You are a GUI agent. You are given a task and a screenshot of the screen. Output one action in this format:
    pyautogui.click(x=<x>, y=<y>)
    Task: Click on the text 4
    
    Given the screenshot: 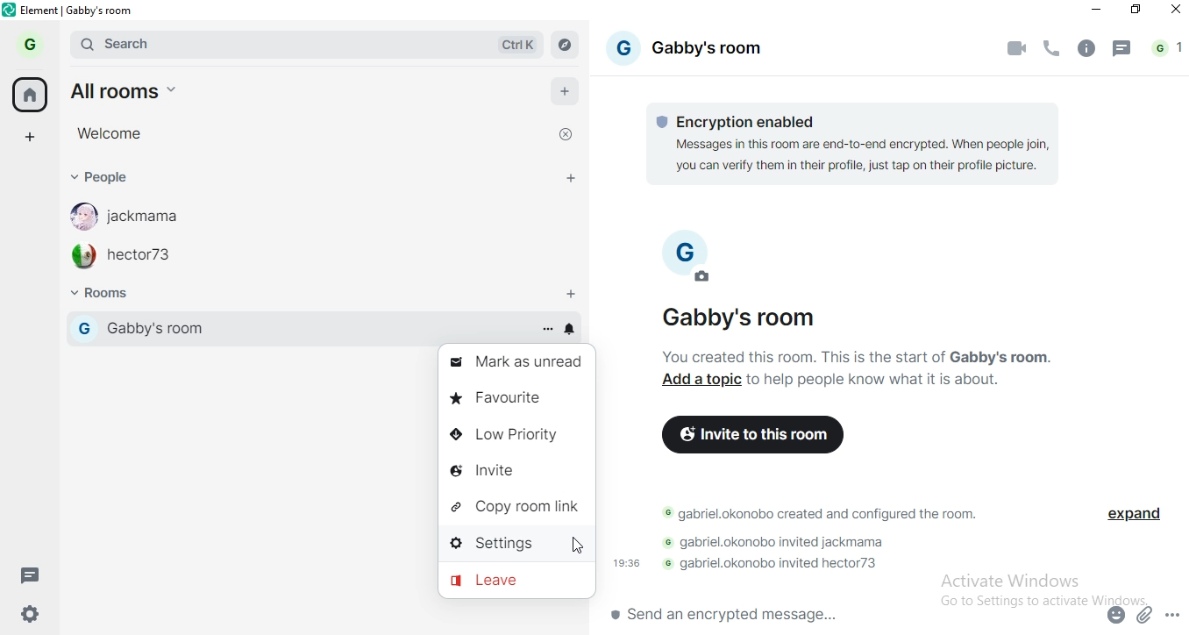 What is the action you would take?
    pyautogui.click(x=776, y=545)
    